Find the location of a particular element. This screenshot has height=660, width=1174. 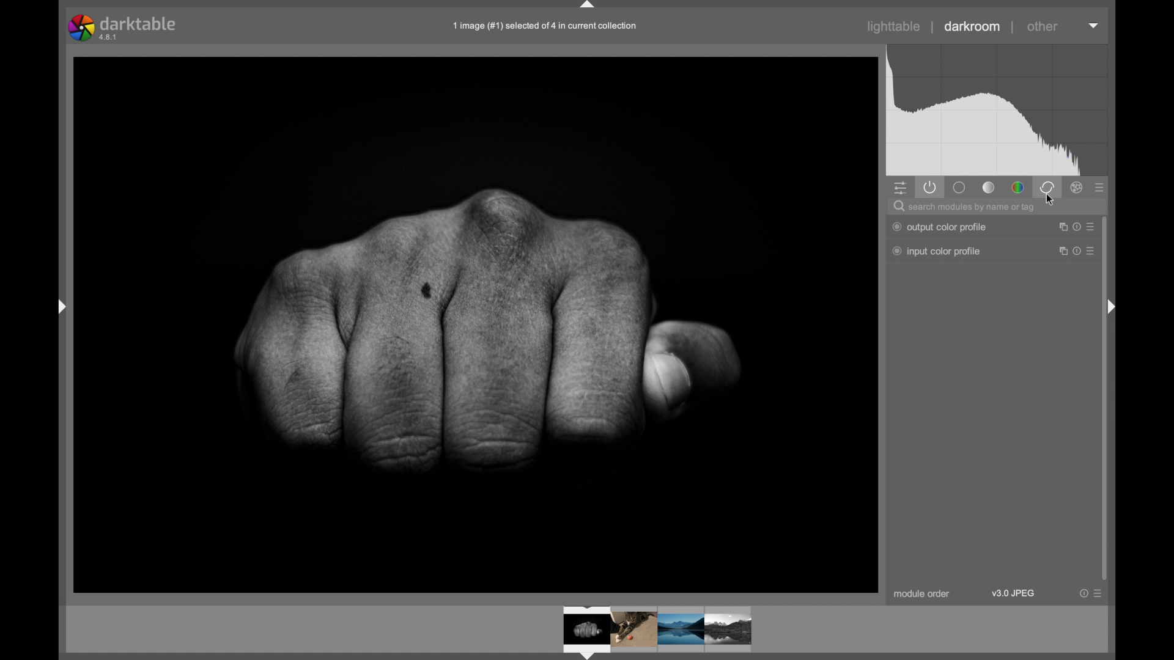

moreoptions is located at coordinates (1090, 228).